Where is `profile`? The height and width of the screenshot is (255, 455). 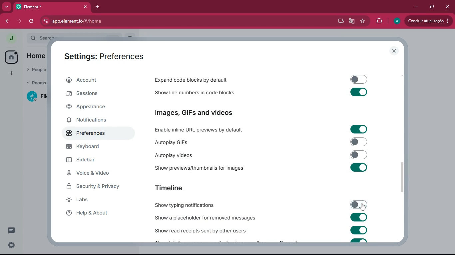
profile is located at coordinates (396, 21).